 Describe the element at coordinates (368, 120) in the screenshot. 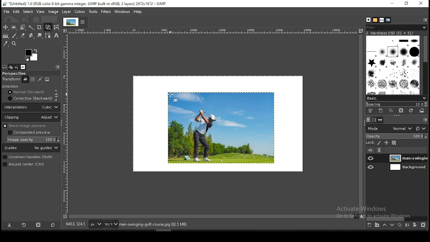

I see `layers` at that location.